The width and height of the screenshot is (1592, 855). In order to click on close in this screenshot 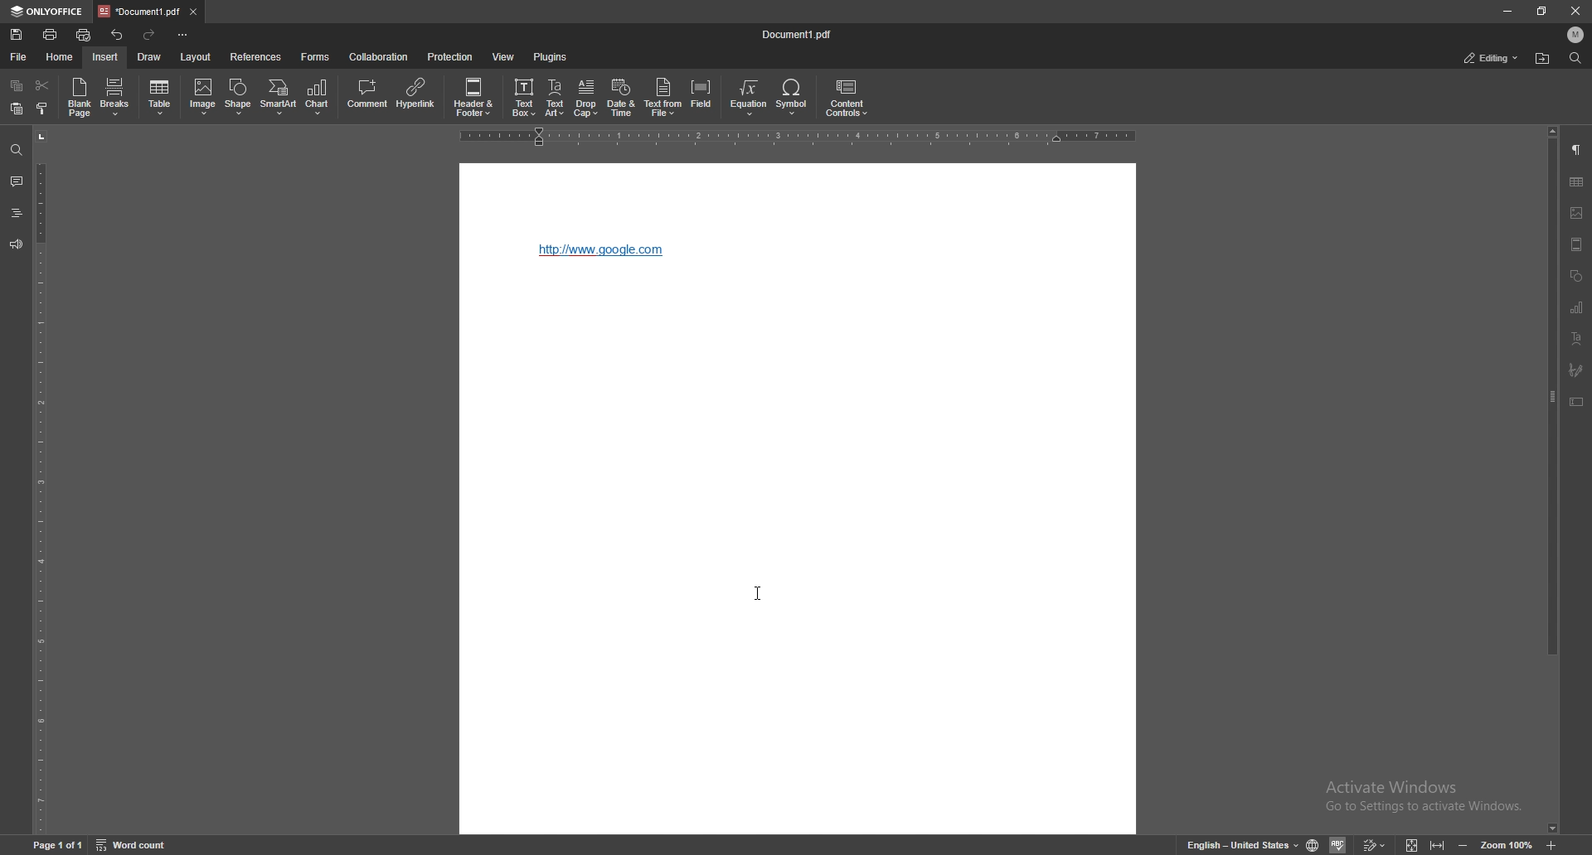, I will do `click(1575, 11)`.